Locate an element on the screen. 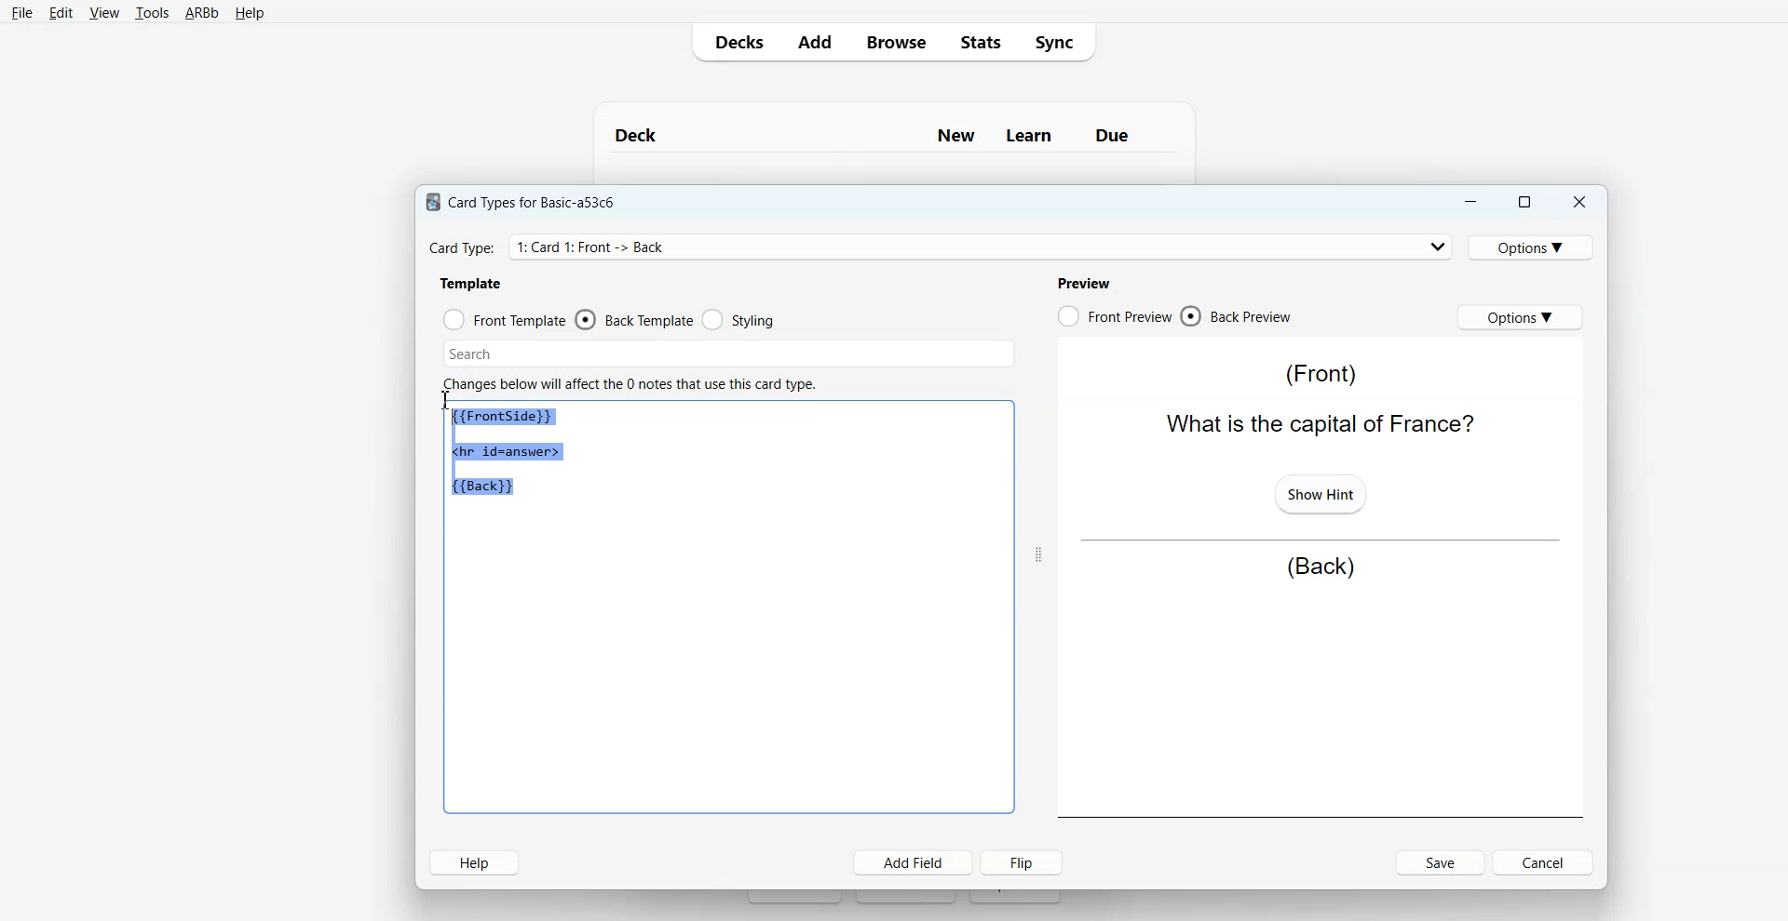 The height and width of the screenshot is (921, 1788). Options is located at coordinates (1520, 316).